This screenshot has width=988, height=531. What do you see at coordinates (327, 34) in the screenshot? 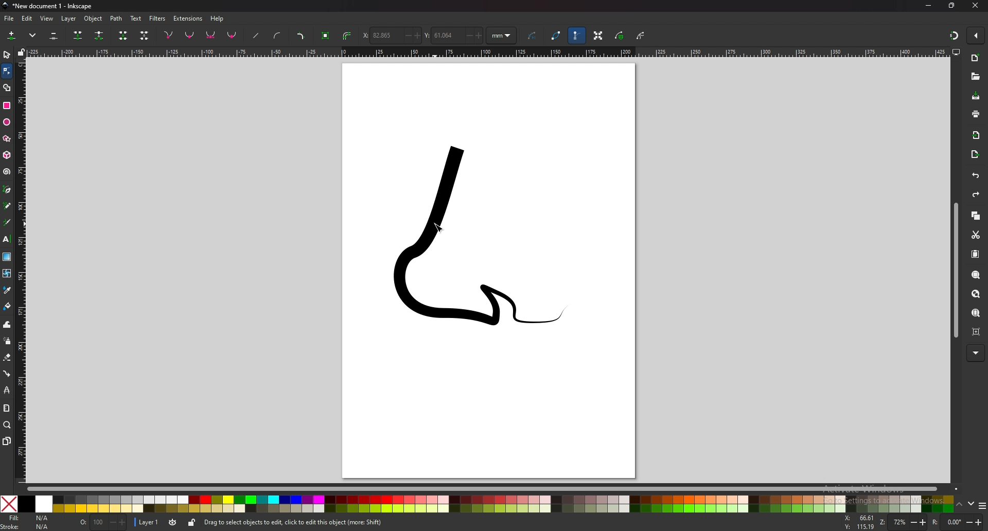
I see `object to path` at bounding box center [327, 34].